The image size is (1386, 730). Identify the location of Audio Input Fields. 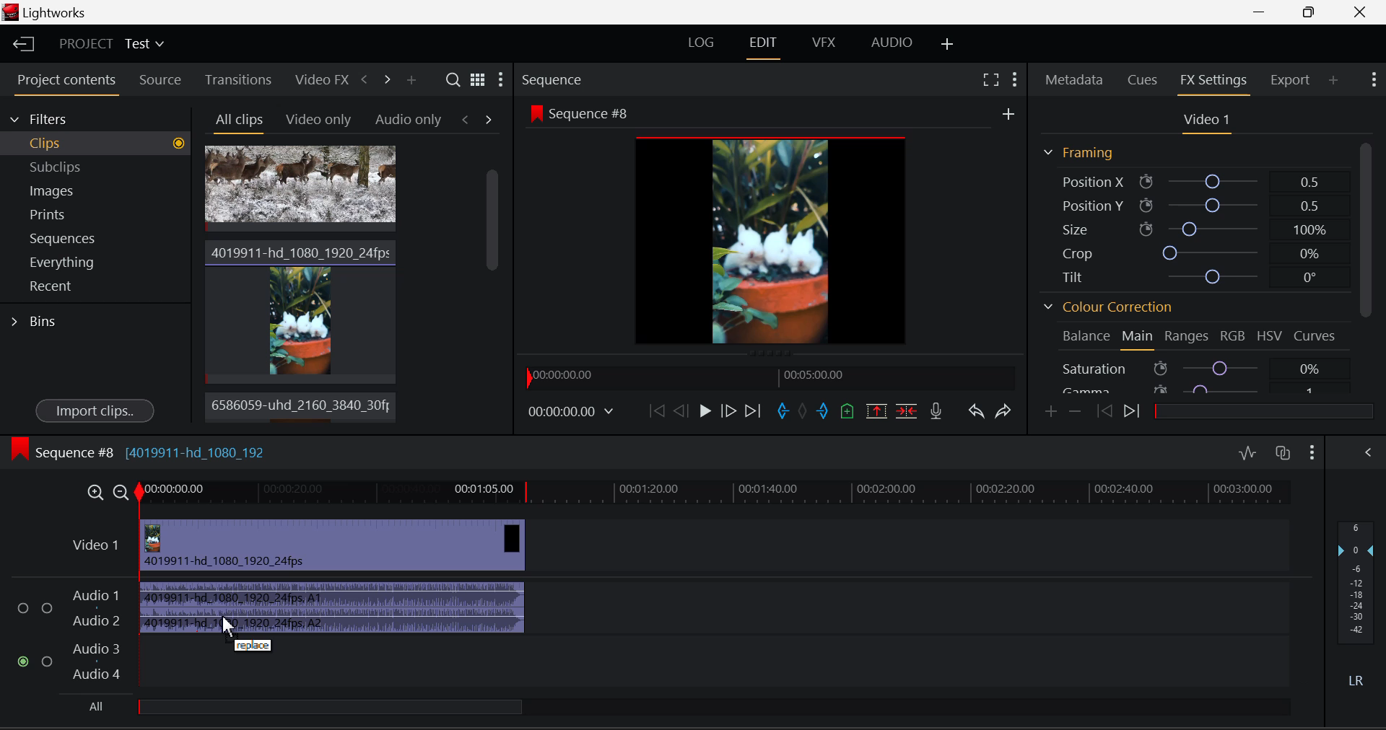
(68, 636).